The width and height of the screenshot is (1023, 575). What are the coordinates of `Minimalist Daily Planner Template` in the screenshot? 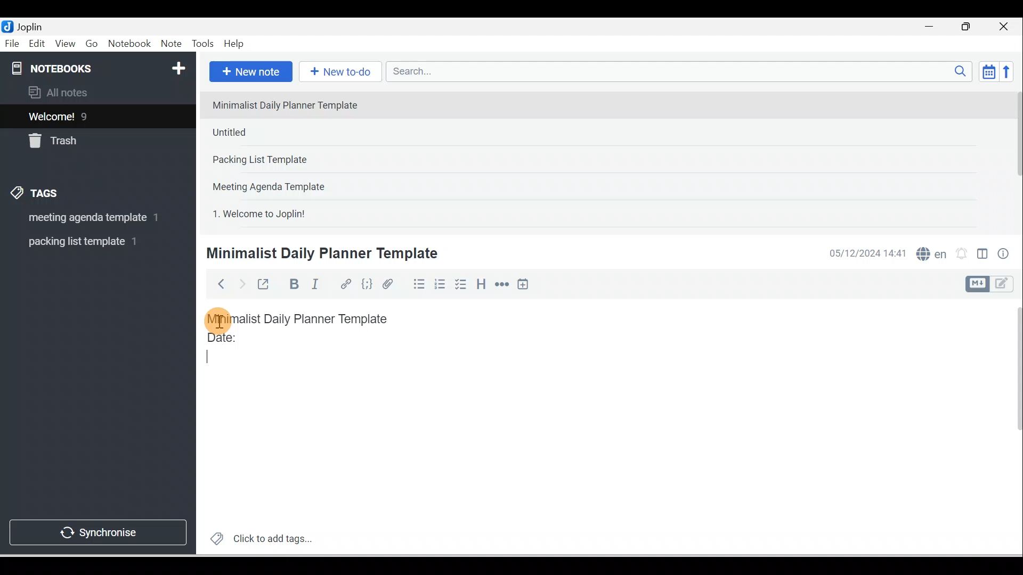 It's located at (308, 319).